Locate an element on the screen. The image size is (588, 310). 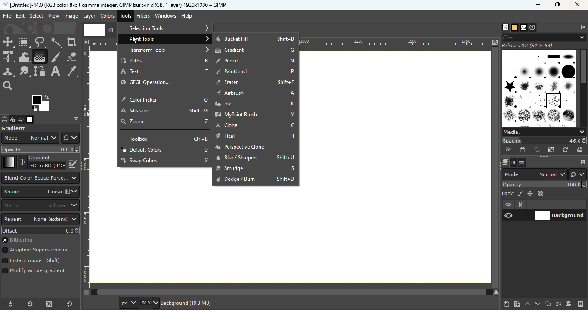
Dithering is located at coordinates (21, 241).